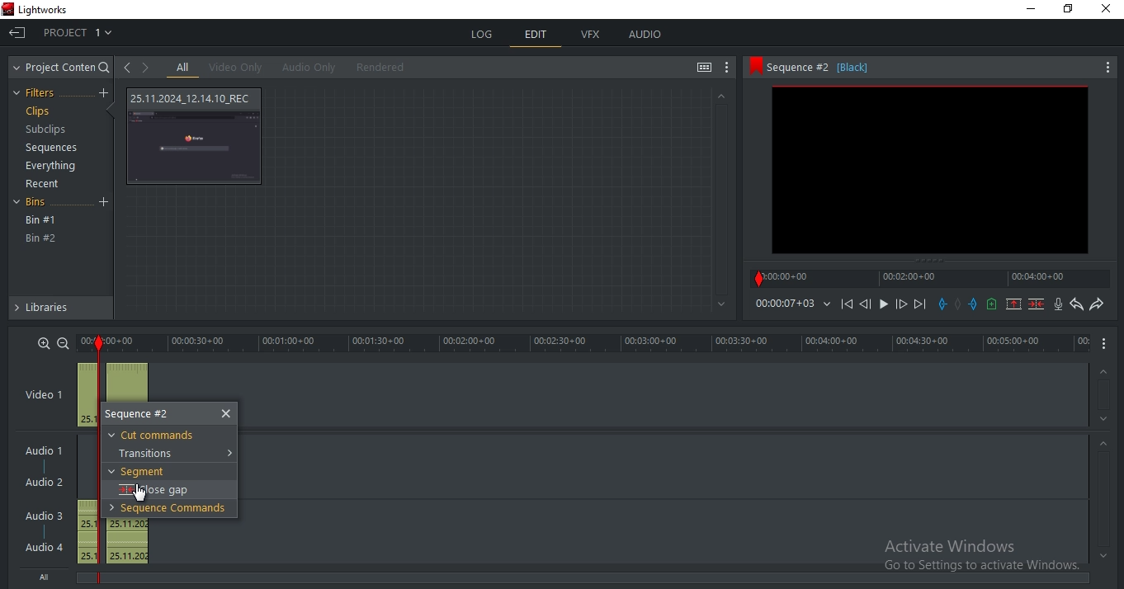 Image resolution: width=1124 pixels, height=589 pixels. Describe the element at coordinates (981, 557) in the screenshot. I see `Active Windows` at that location.